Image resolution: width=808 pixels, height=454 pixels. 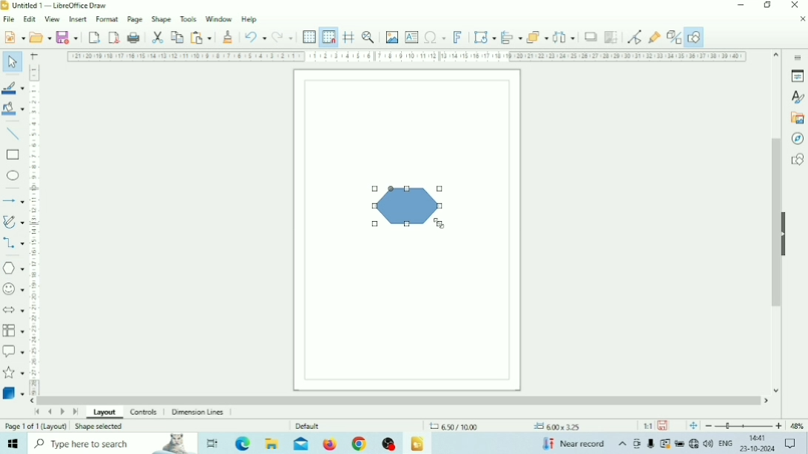 What do you see at coordinates (651, 444) in the screenshot?
I see `Mic` at bounding box center [651, 444].